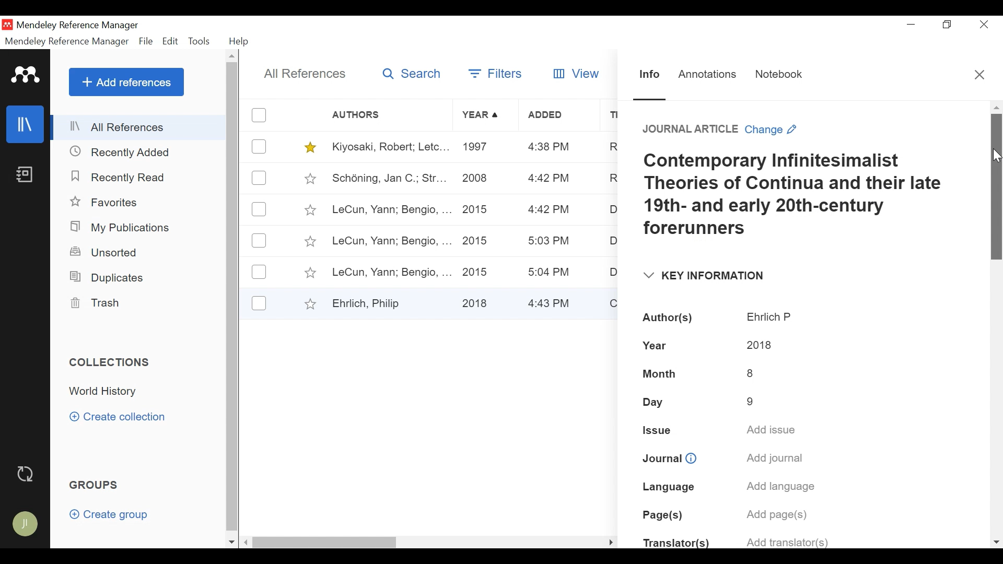 The image size is (1003, 564). Describe the element at coordinates (260, 146) in the screenshot. I see `(un)select` at that location.